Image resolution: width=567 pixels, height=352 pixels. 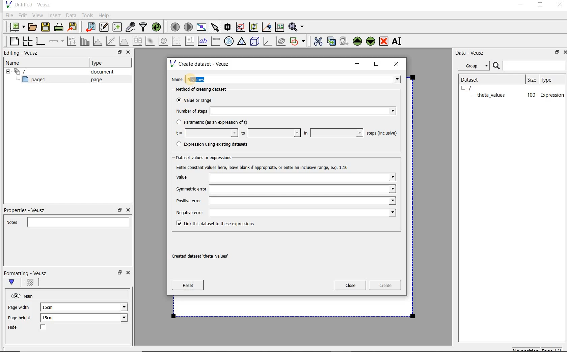 What do you see at coordinates (188, 285) in the screenshot?
I see `Reset` at bounding box center [188, 285].